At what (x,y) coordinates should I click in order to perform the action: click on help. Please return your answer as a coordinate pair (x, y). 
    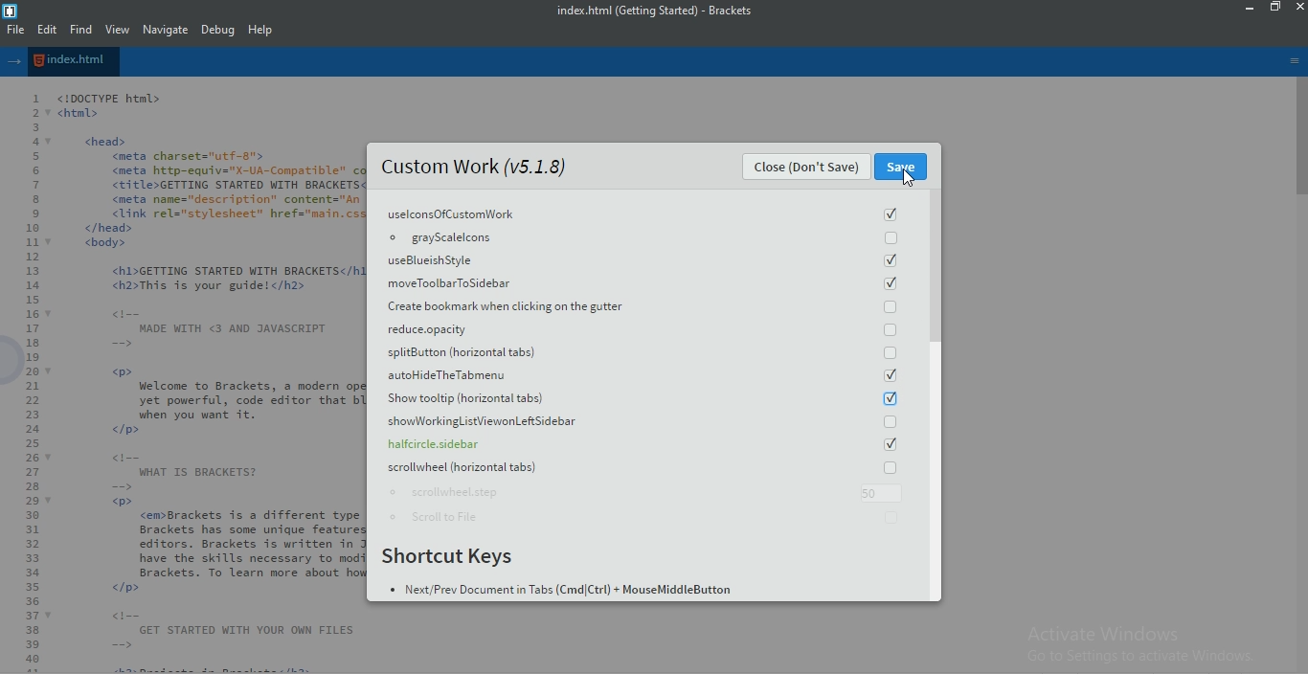
    Looking at the image, I should click on (261, 31).